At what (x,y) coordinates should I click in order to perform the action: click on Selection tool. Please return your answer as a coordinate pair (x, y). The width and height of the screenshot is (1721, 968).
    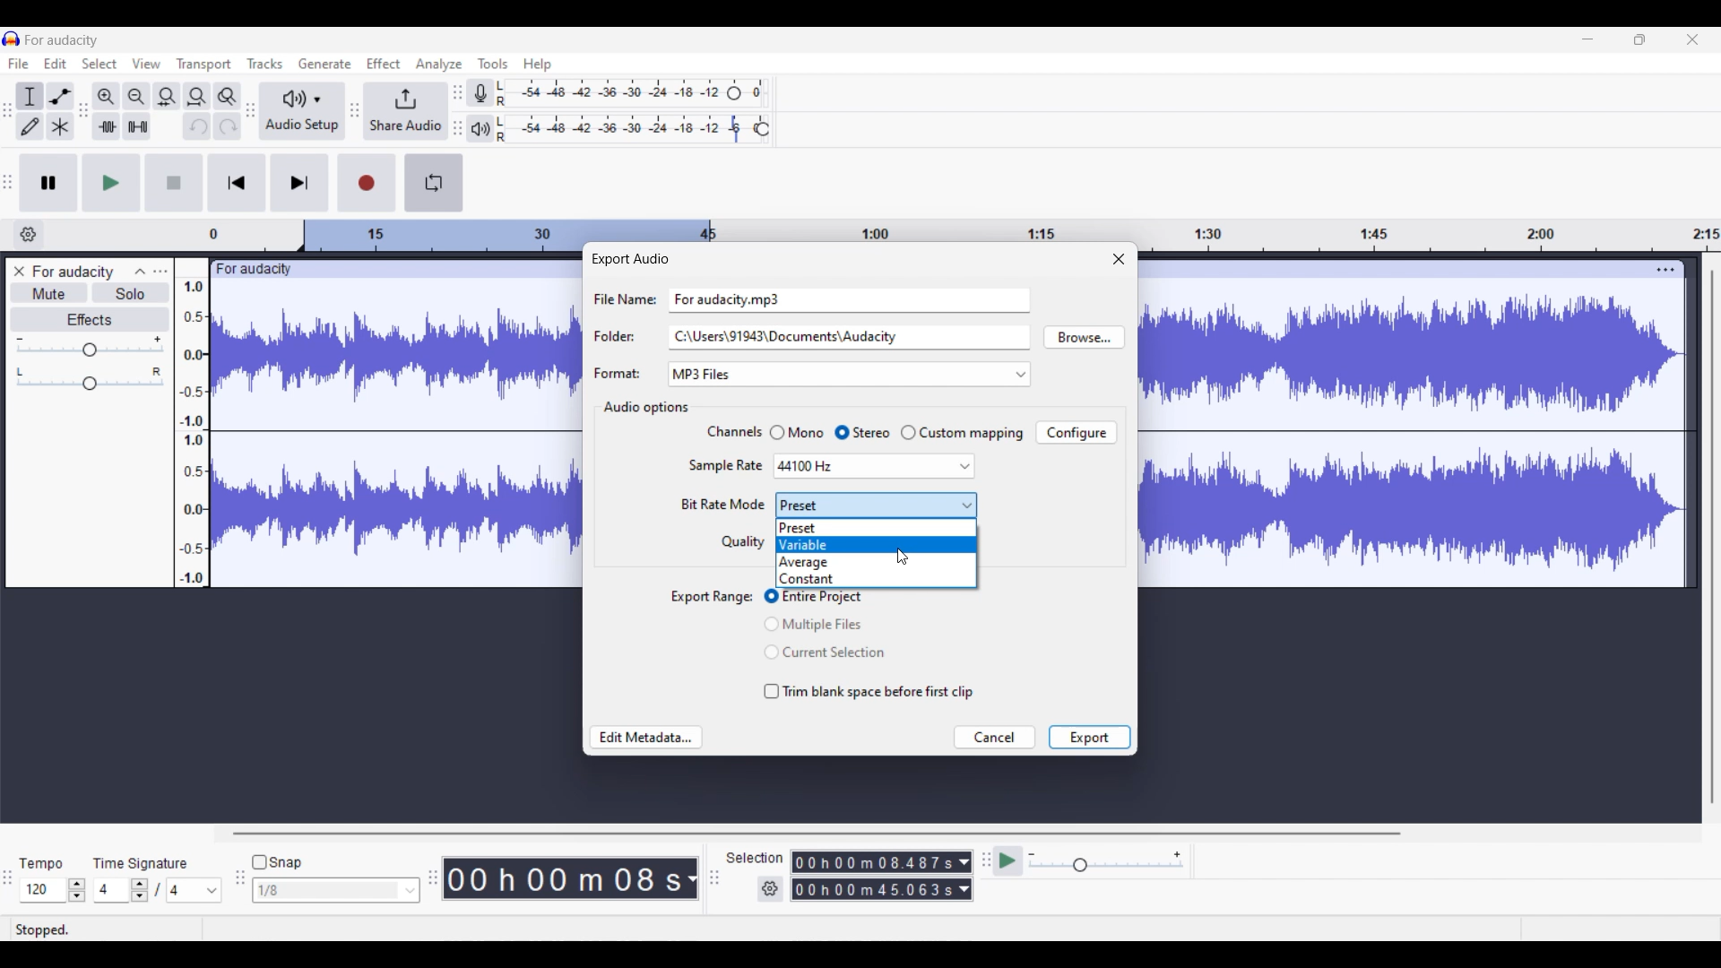
    Looking at the image, I should click on (29, 98).